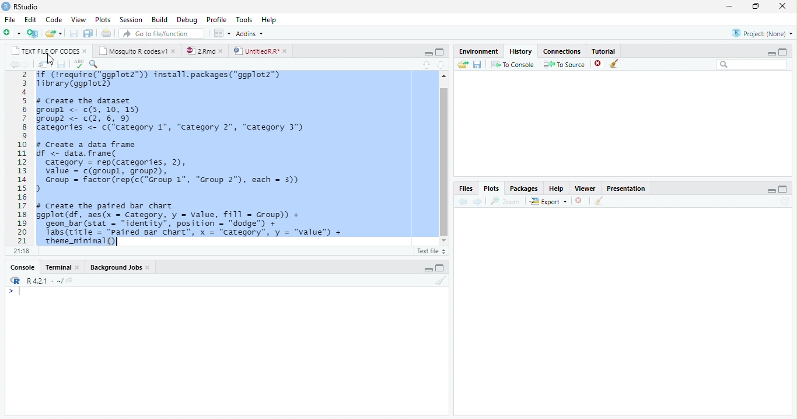 This screenshot has width=797, height=419. Describe the element at coordinates (222, 51) in the screenshot. I see `close` at that location.